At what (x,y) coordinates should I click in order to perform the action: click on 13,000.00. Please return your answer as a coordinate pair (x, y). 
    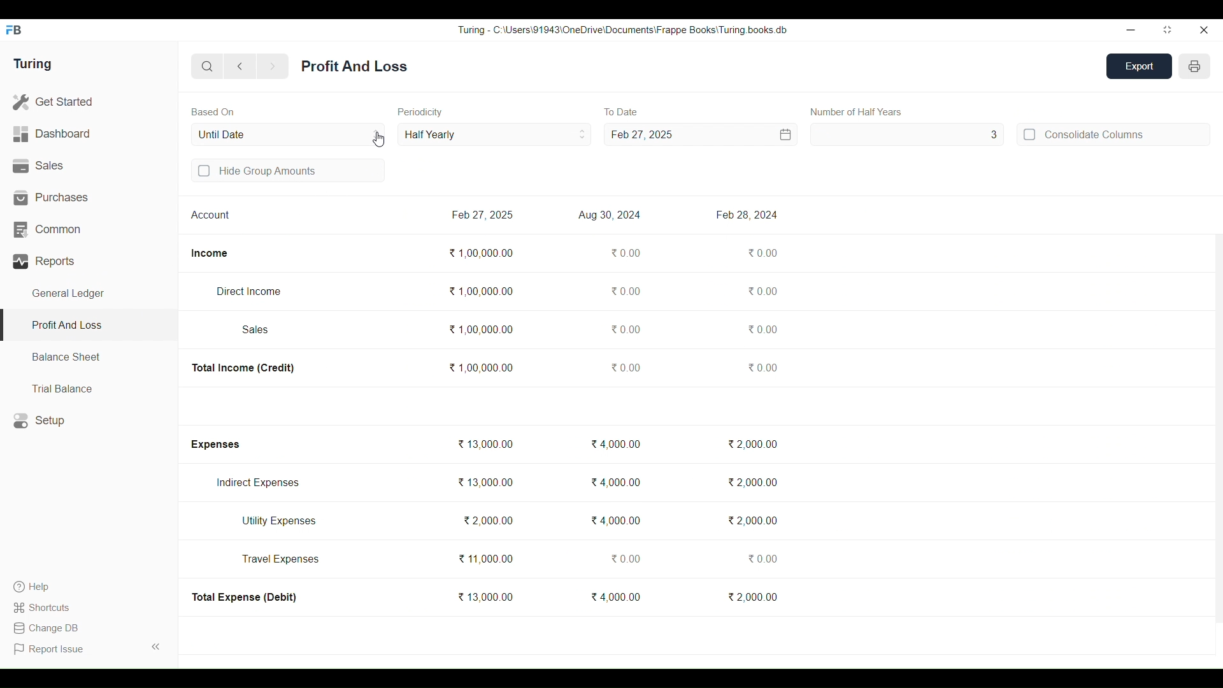
    Looking at the image, I should click on (485, 482).